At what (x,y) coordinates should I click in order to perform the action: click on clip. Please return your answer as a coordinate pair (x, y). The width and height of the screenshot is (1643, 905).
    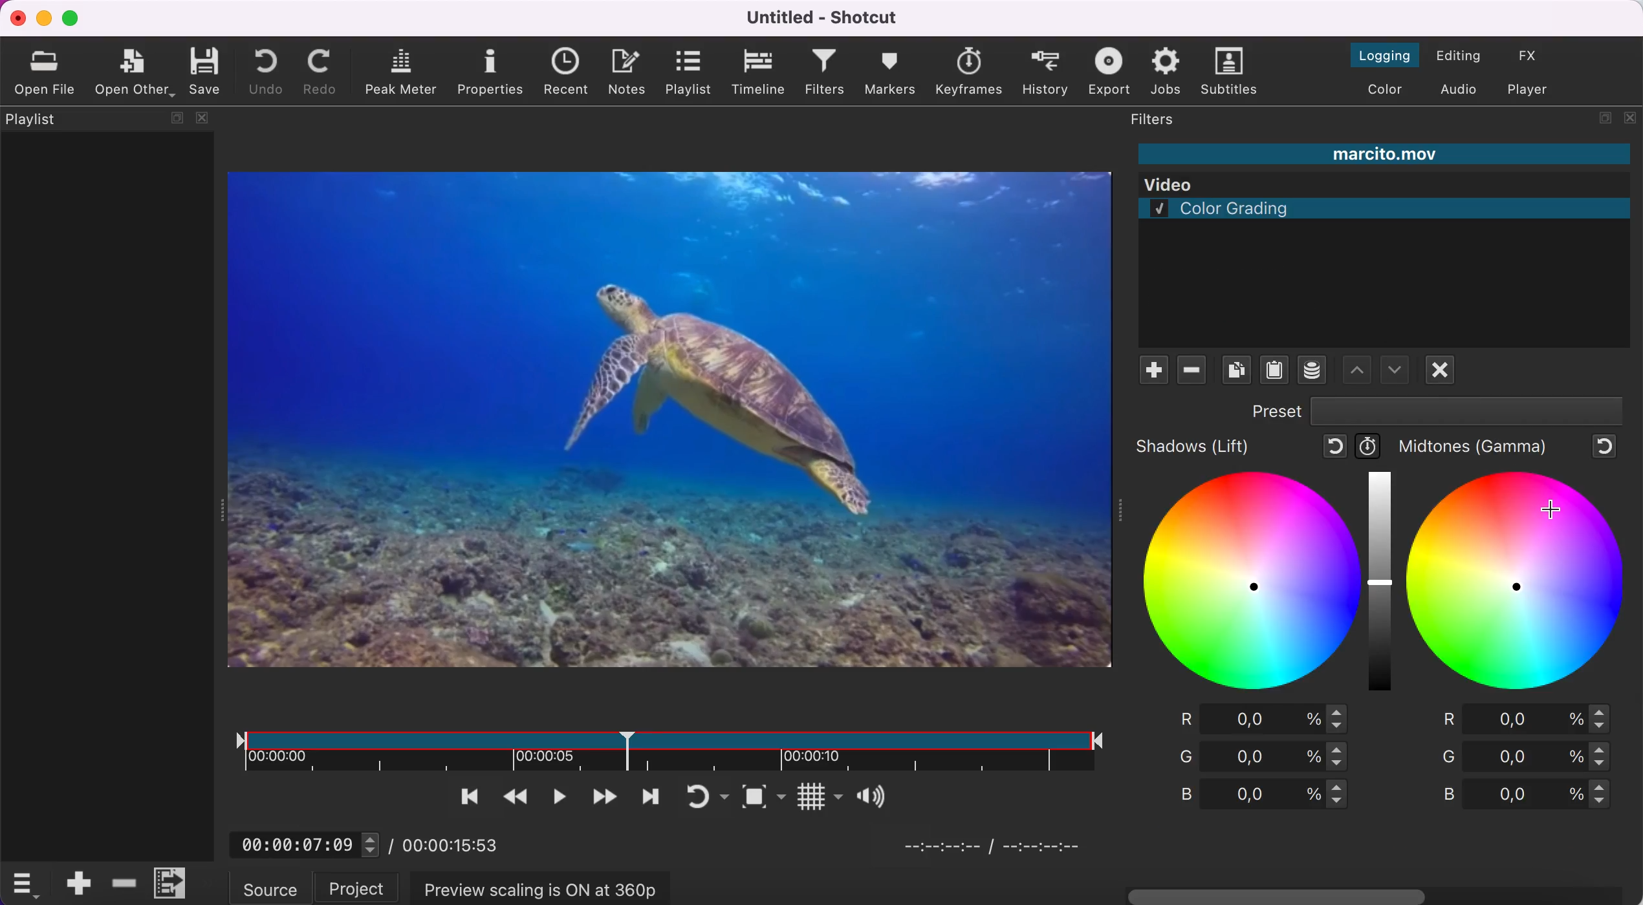
    Looking at the image, I should click on (666, 429).